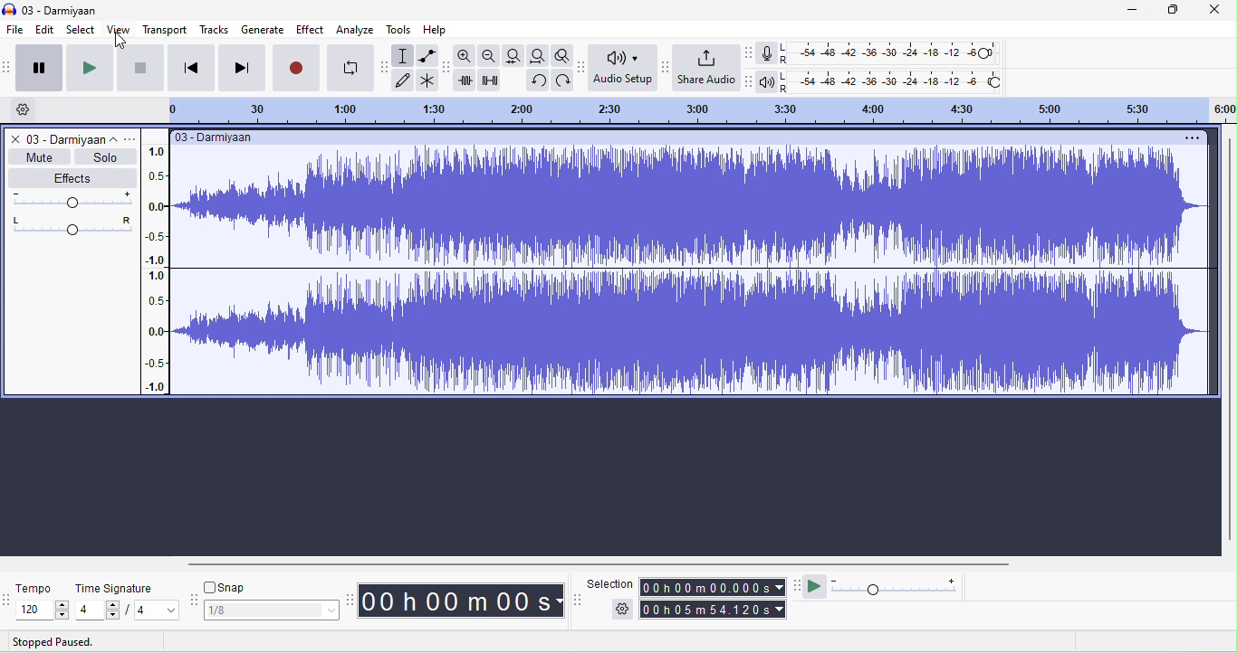 Image resolution: width=1237 pixels, height=653 pixels. Describe the element at coordinates (467, 80) in the screenshot. I see `trim outside selection` at that location.